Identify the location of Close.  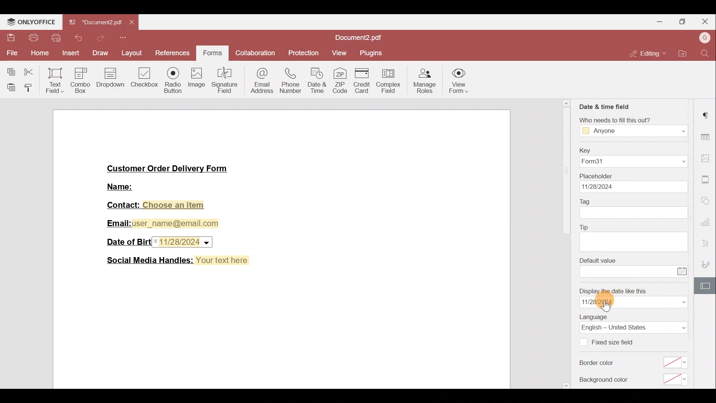
(705, 22).